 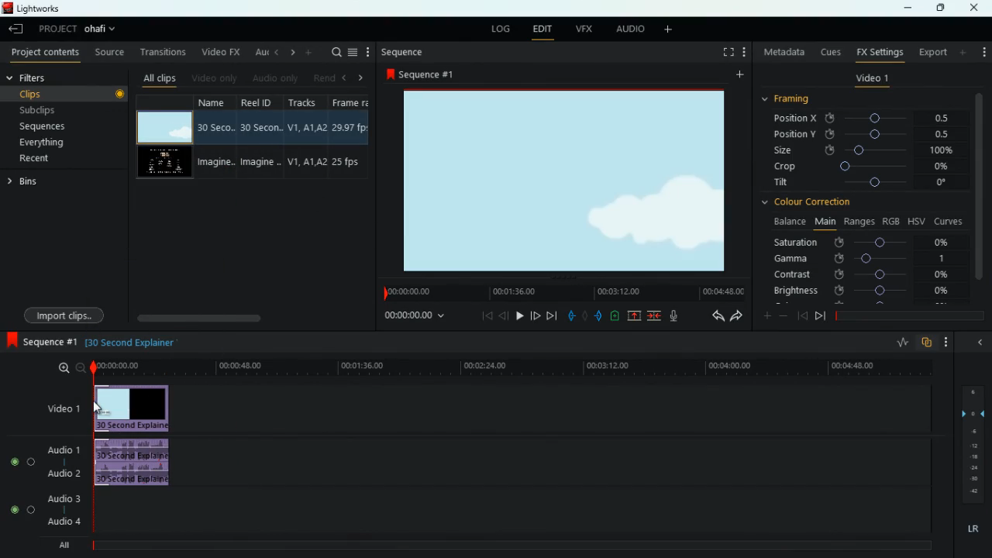 I want to click on audio 3, so click(x=60, y=498).